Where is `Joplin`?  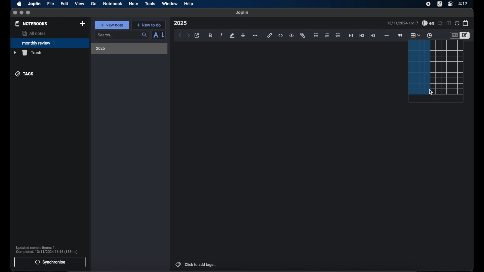
Joplin is located at coordinates (35, 4).